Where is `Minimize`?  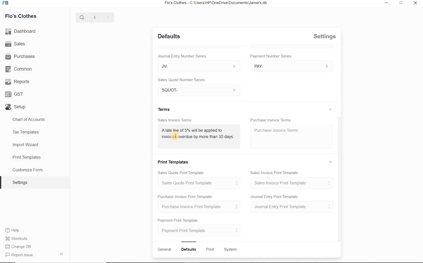
Minimize is located at coordinates (386, 3).